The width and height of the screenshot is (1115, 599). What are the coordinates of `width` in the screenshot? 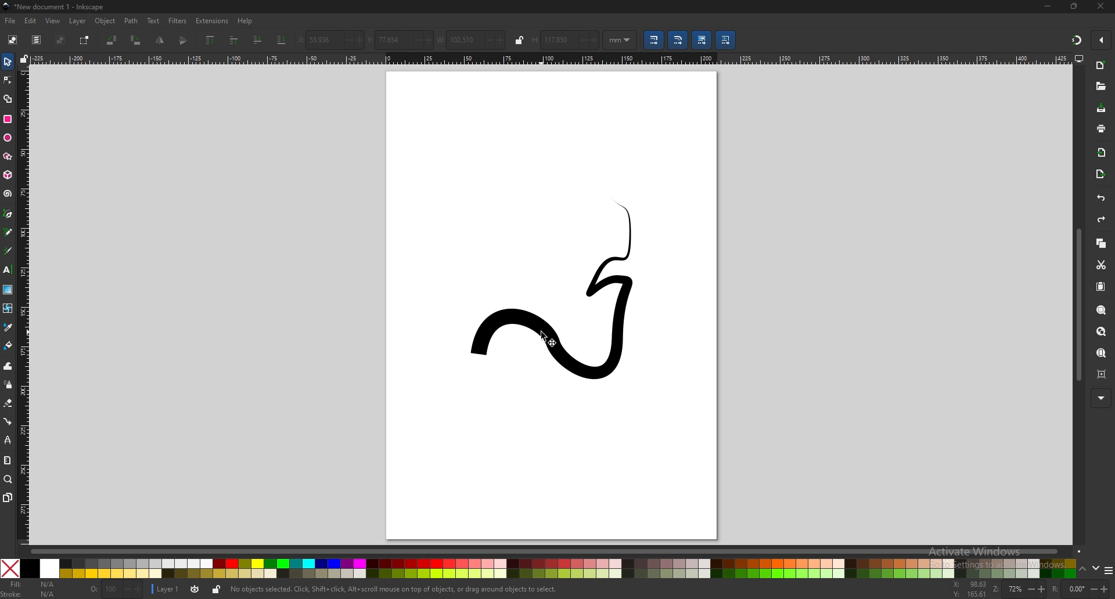 It's located at (470, 40).